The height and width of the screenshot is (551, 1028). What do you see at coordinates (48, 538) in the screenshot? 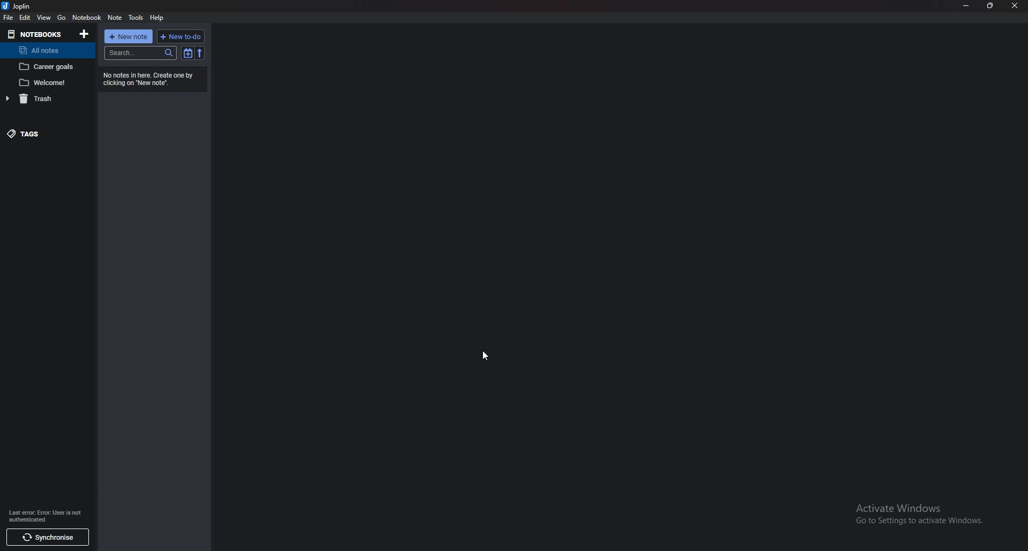
I see `sync` at bounding box center [48, 538].